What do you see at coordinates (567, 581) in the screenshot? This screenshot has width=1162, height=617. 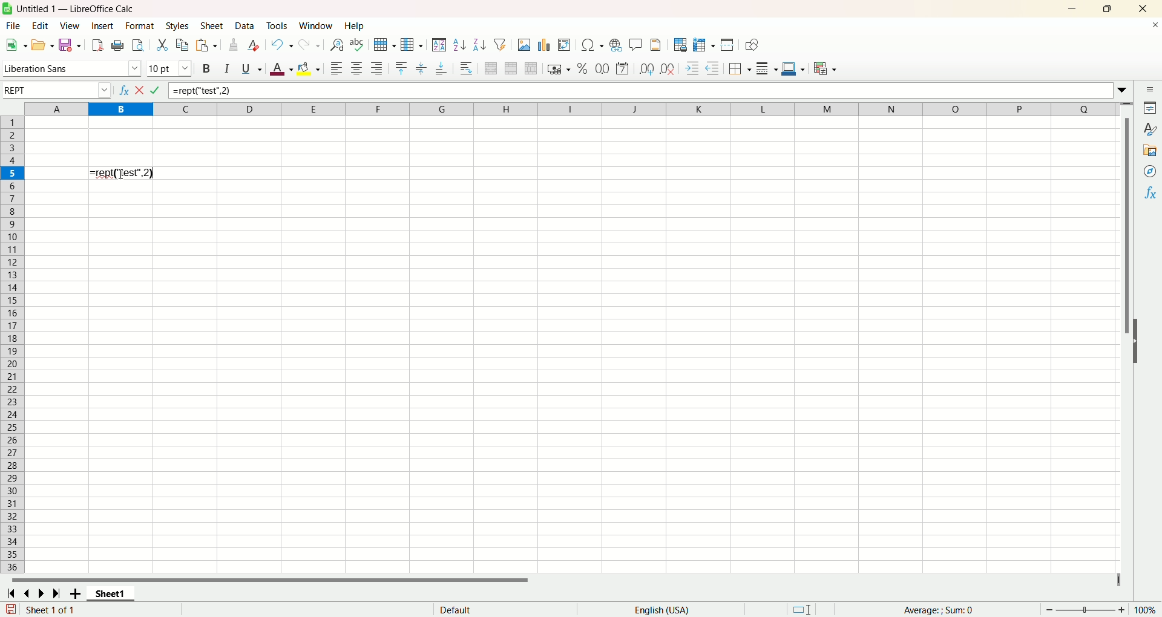 I see `horizontal scroll bar` at bounding box center [567, 581].